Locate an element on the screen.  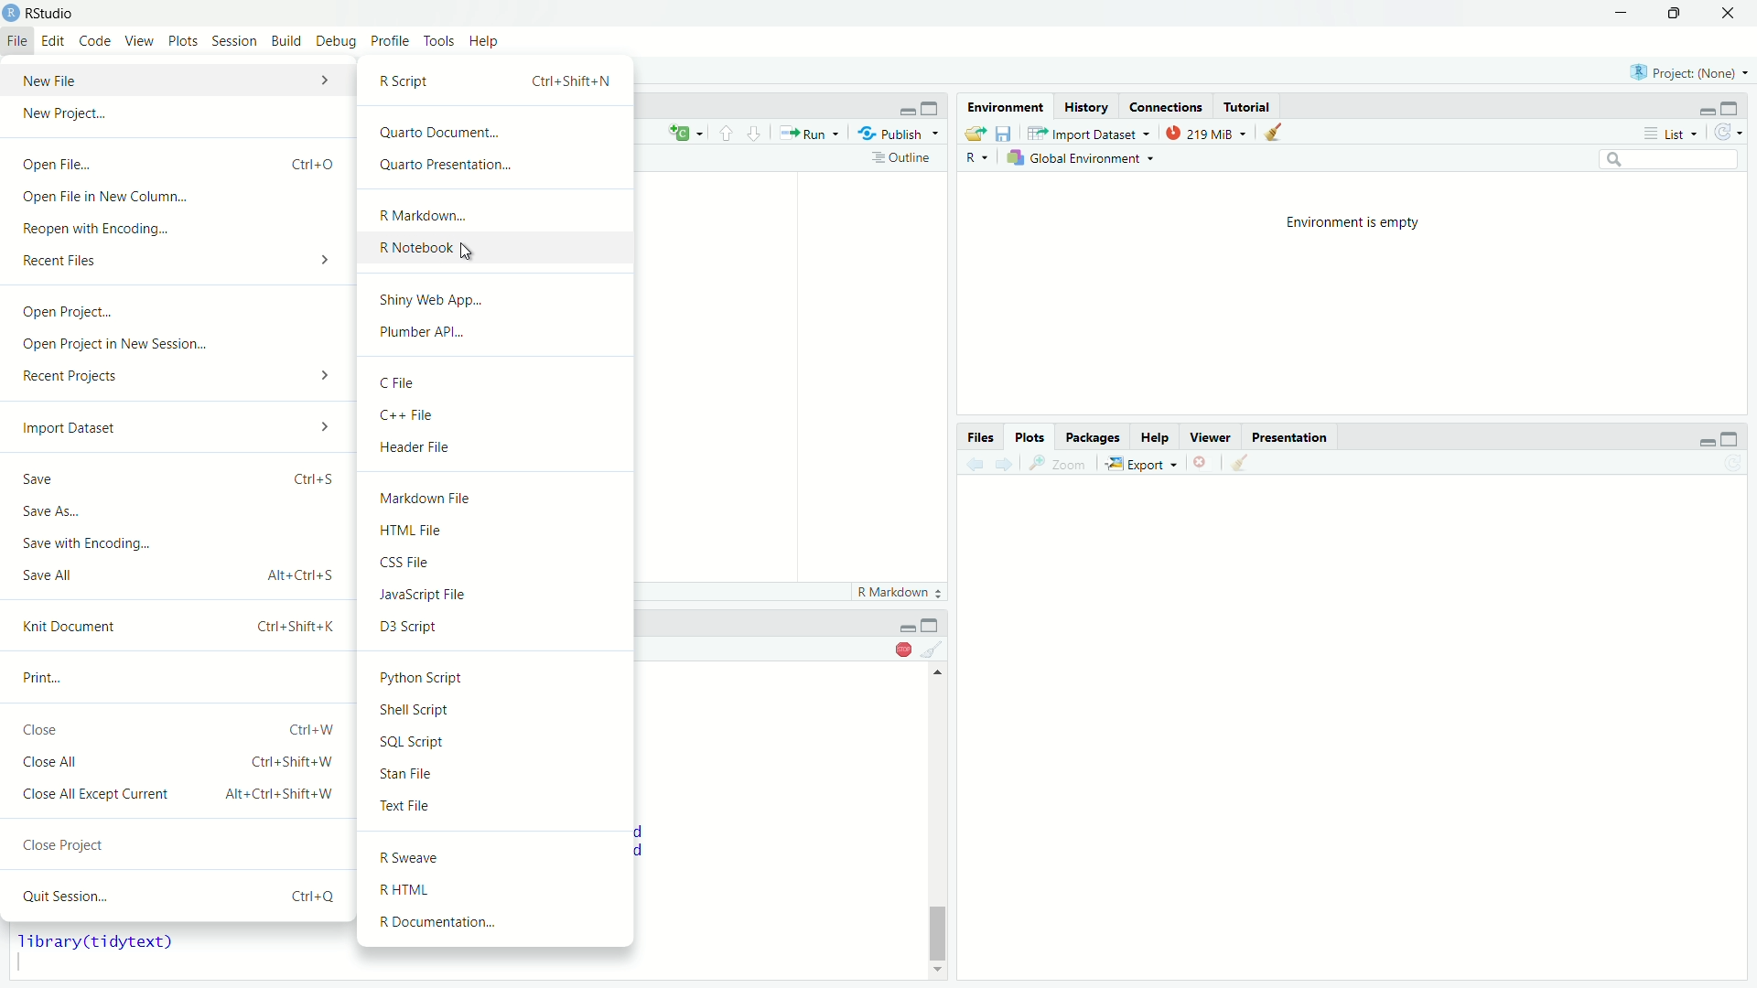
R Notebook is located at coordinates (497, 246).